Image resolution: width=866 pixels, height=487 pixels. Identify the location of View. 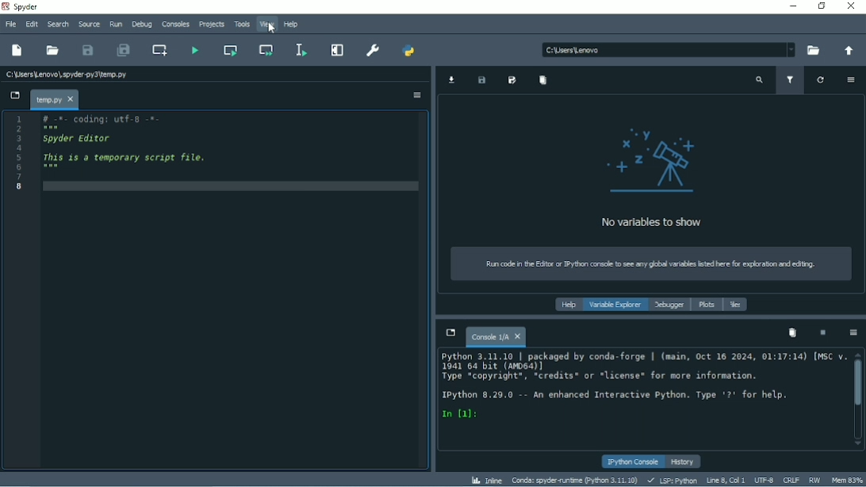
(267, 25).